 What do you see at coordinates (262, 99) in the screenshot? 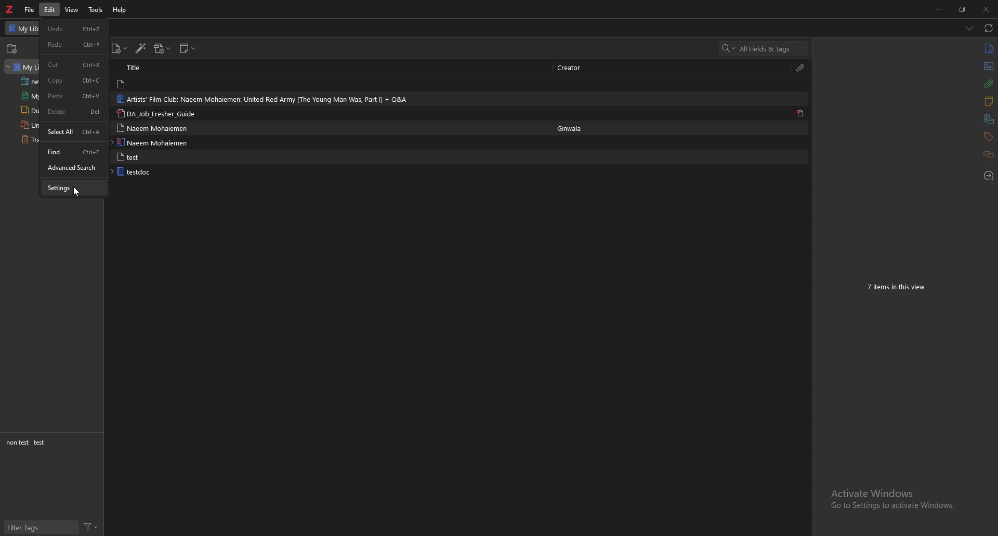
I see `Artists' Film Club: Naeem Mohaiemen: United Red Army (The Young Man Was, Part 1) + Q&A` at bounding box center [262, 99].